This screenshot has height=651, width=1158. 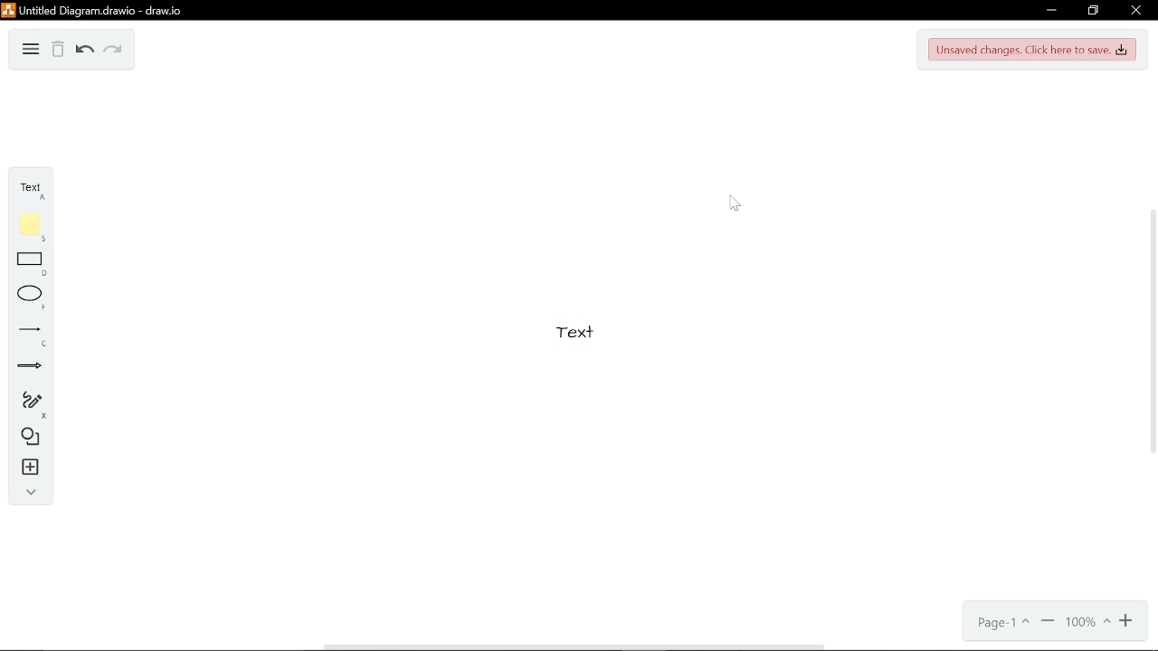 What do you see at coordinates (1087, 623) in the screenshot?
I see `Zoom` at bounding box center [1087, 623].